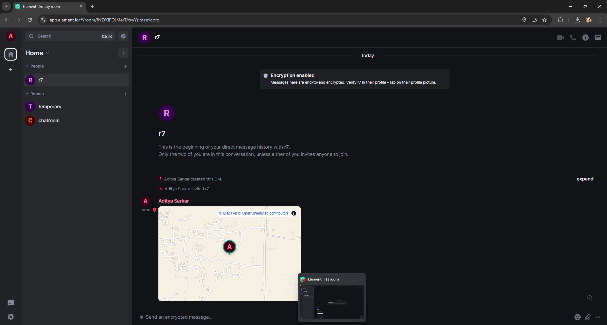 This screenshot has width=607, height=325. Describe the element at coordinates (50, 7) in the screenshot. I see `current tab` at that location.